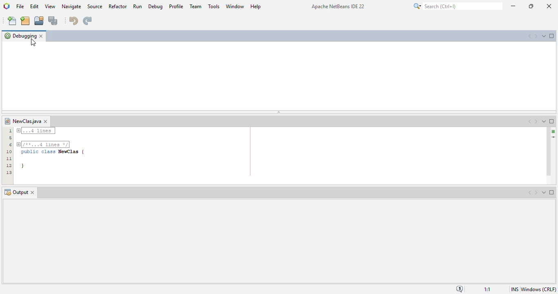  What do you see at coordinates (156, 6) in the screenshot?
I see `debug` at bounding box center [156, 6].